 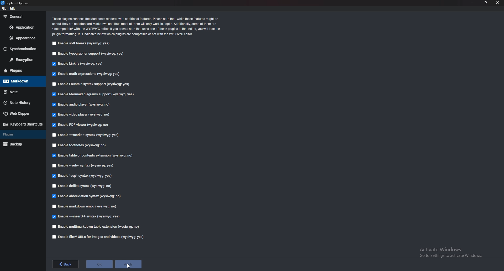 I want to click on General, so click(x=22, y=17).